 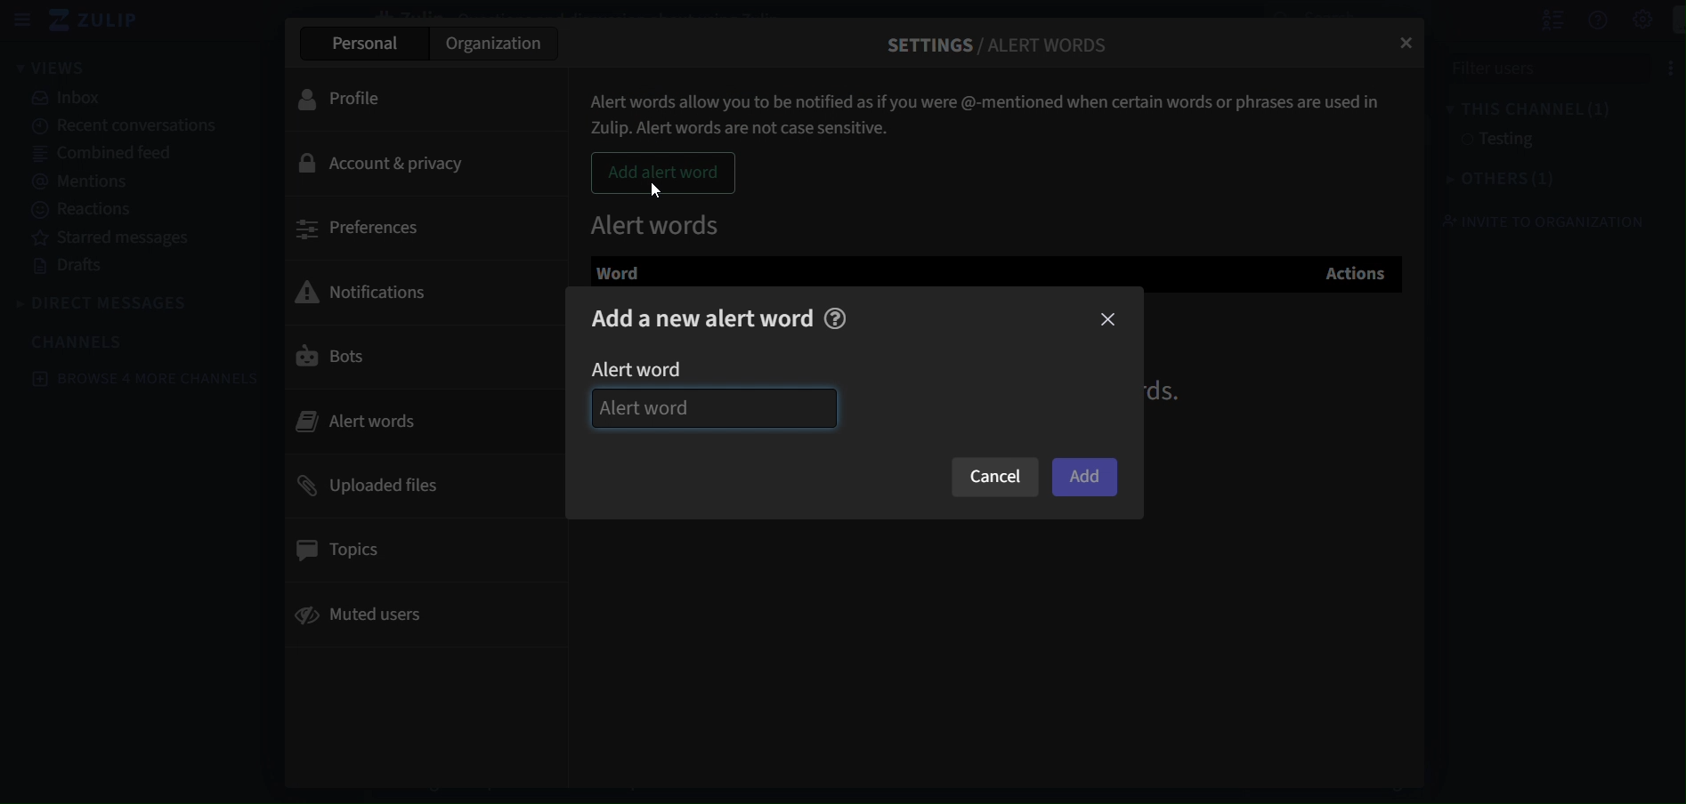 I want to click on others(1), so click(x=1491, y=181).